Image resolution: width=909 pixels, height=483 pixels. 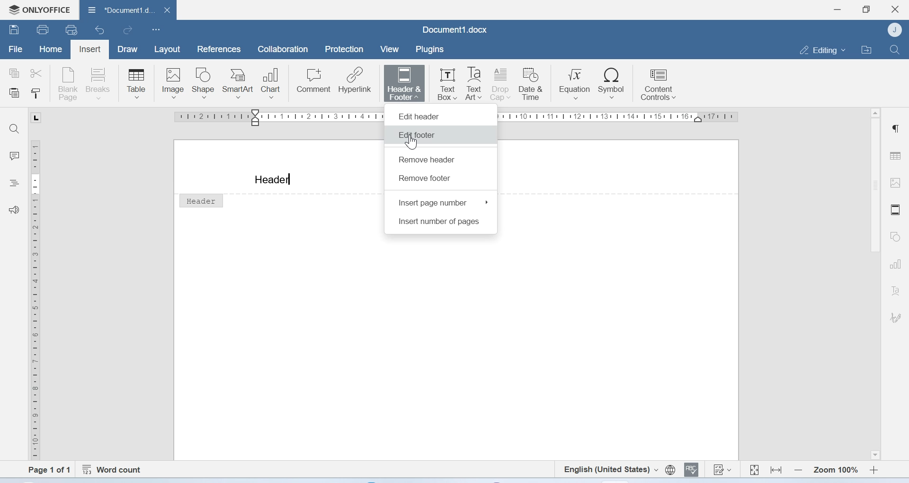 What do you see at coordinates (428, 161) in the screenshot?
I see `Remove header` at bounding box center [428, 161].